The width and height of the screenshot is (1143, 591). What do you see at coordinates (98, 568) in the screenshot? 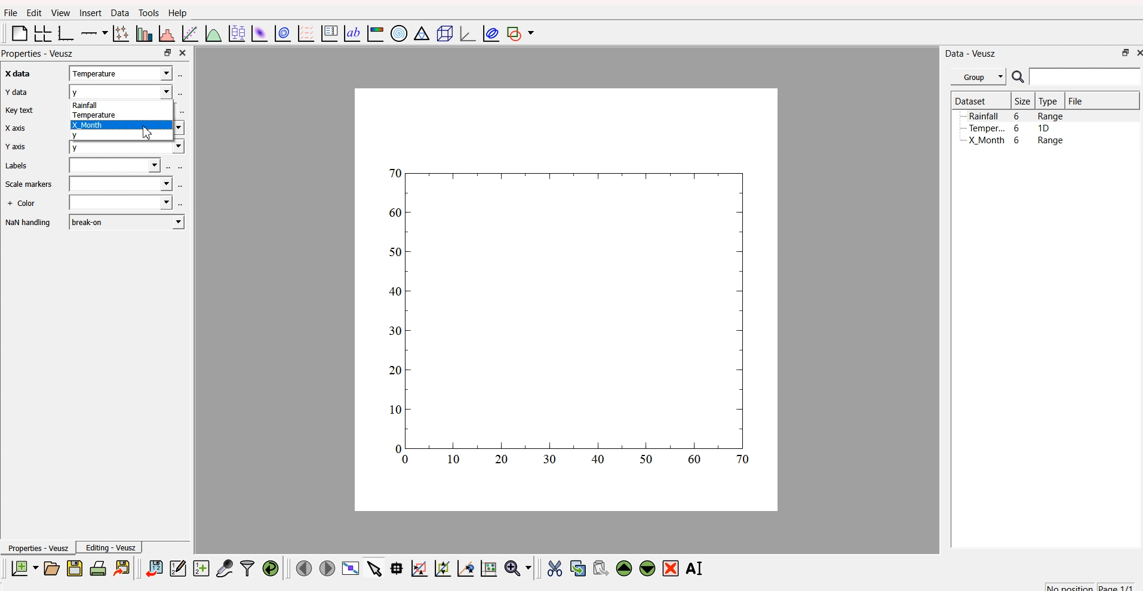
I see `print document` at bounding box center [98, 568].